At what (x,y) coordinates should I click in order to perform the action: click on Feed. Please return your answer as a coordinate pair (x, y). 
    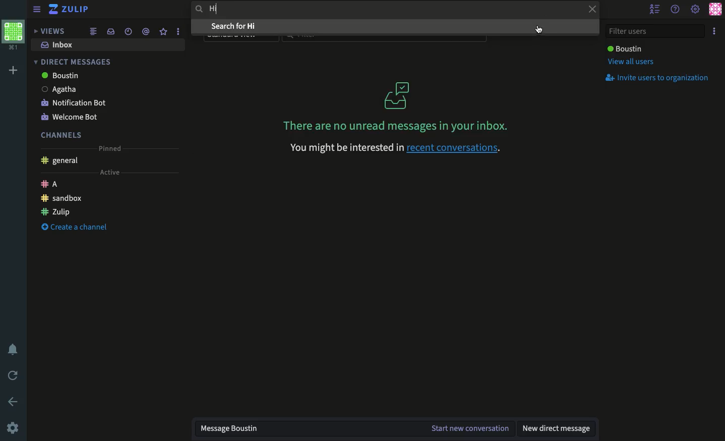
    Looking at the image, I should click on (92, 32).